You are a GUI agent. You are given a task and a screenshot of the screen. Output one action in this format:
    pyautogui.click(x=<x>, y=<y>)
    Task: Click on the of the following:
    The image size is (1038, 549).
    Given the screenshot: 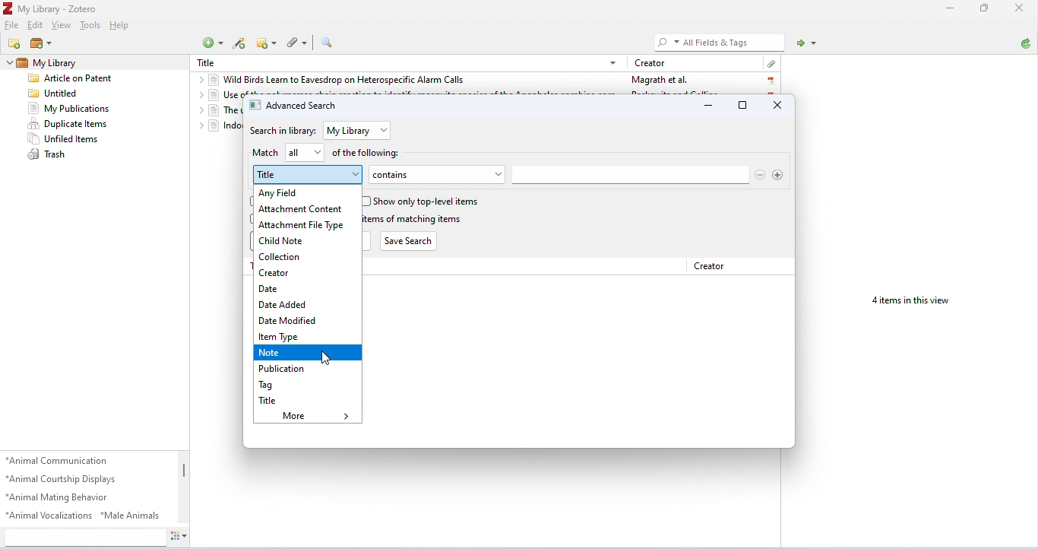 What is the action you would take?
    pyautogui.click(x=369, y=154)
    